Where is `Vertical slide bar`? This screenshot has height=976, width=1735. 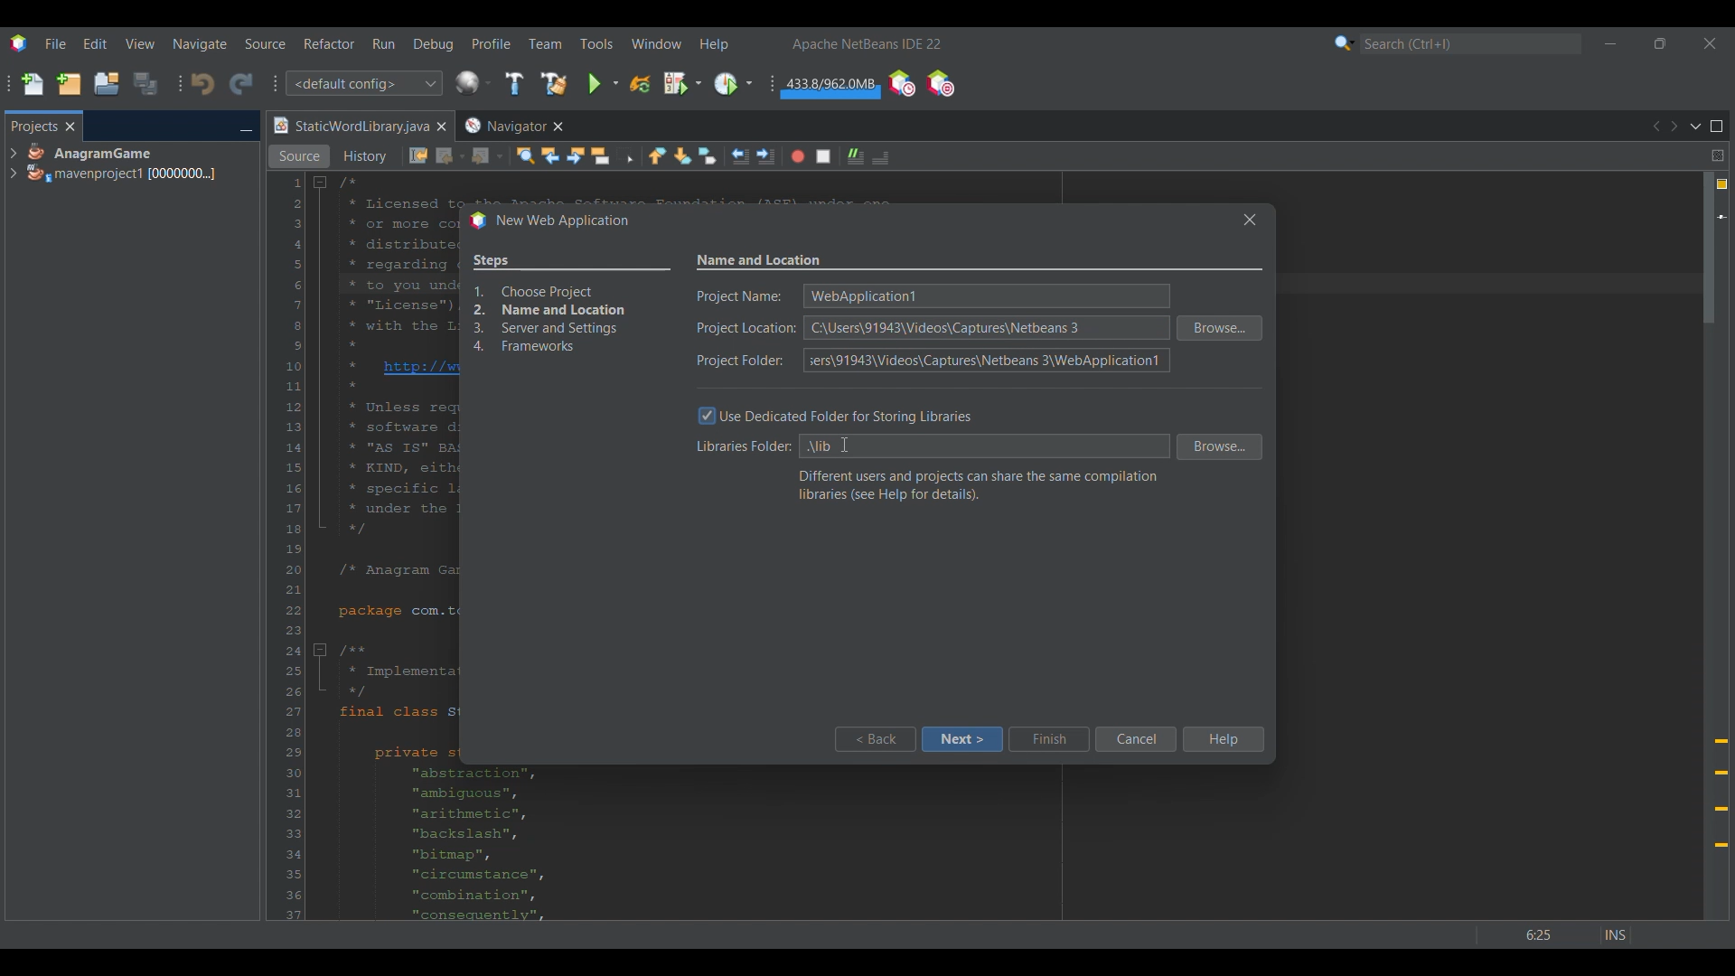
Vertical slide bar is located at coordinates (1709, 546).